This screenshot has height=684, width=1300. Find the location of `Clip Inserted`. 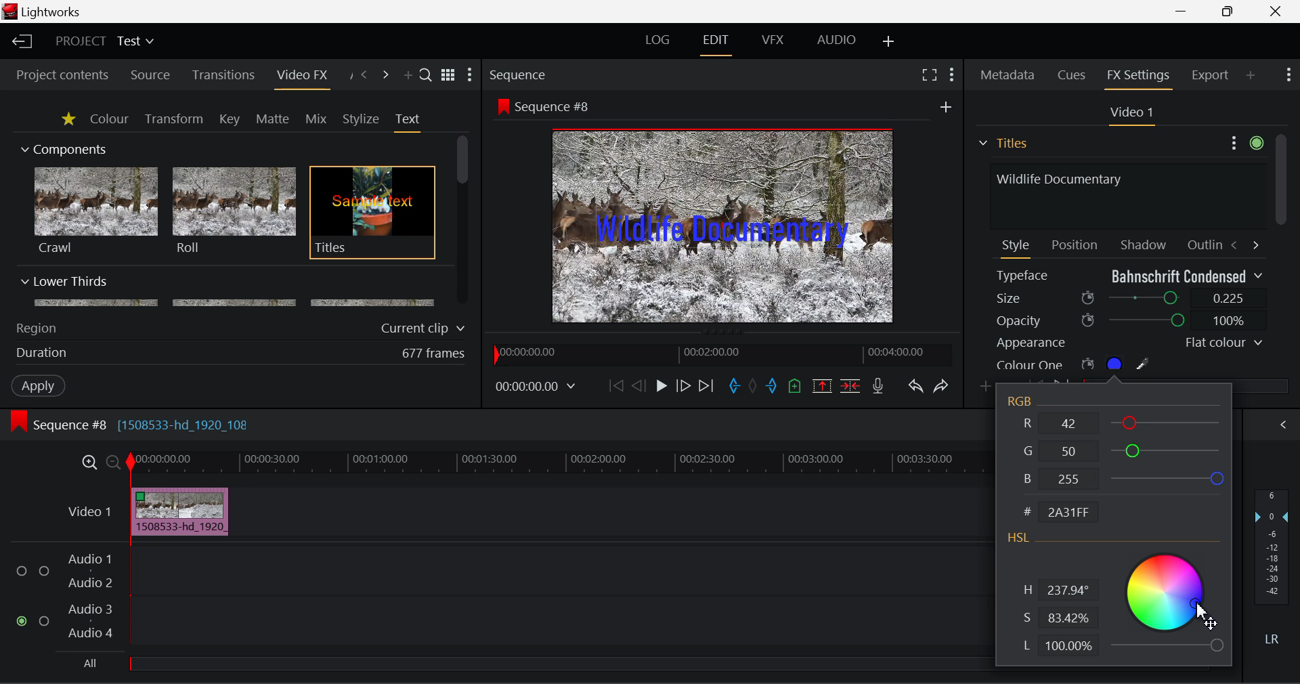

Clip Inserted is located at coordinates (176, 512).